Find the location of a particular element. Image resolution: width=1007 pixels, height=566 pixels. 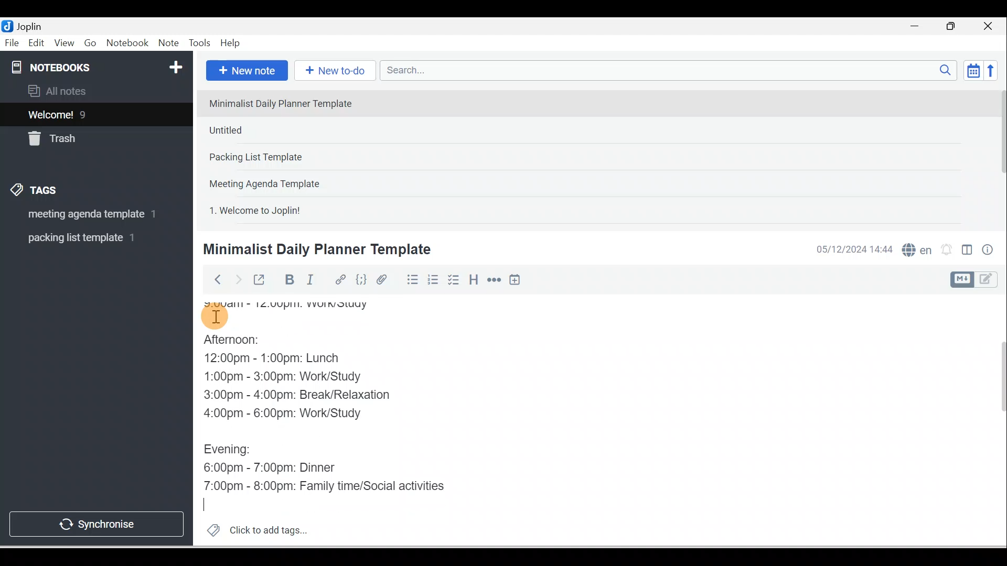

Afternoon: is located at coordinates (243, 342).